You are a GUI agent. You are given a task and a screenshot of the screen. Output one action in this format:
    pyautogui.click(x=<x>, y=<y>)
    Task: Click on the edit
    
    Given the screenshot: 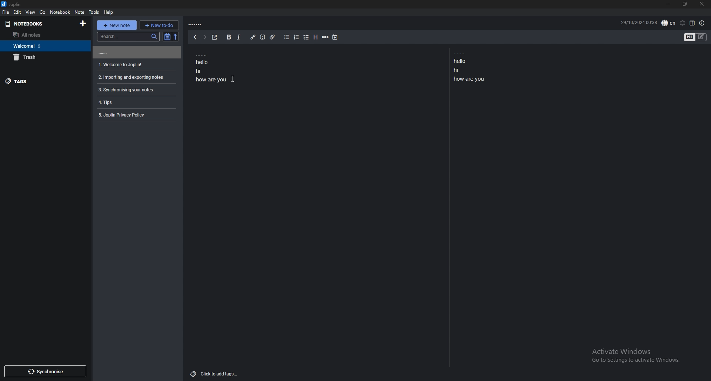 What is the action you would take?
    pyautogui.click(x=18, y=12)
    